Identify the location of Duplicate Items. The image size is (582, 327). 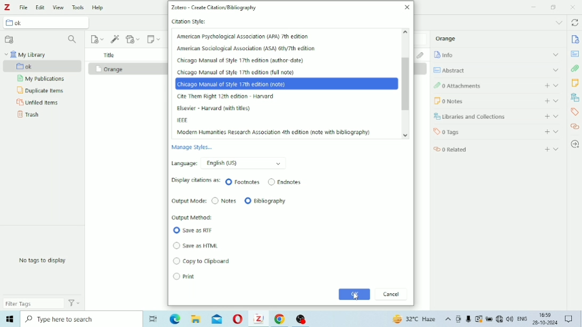
(42, 91).